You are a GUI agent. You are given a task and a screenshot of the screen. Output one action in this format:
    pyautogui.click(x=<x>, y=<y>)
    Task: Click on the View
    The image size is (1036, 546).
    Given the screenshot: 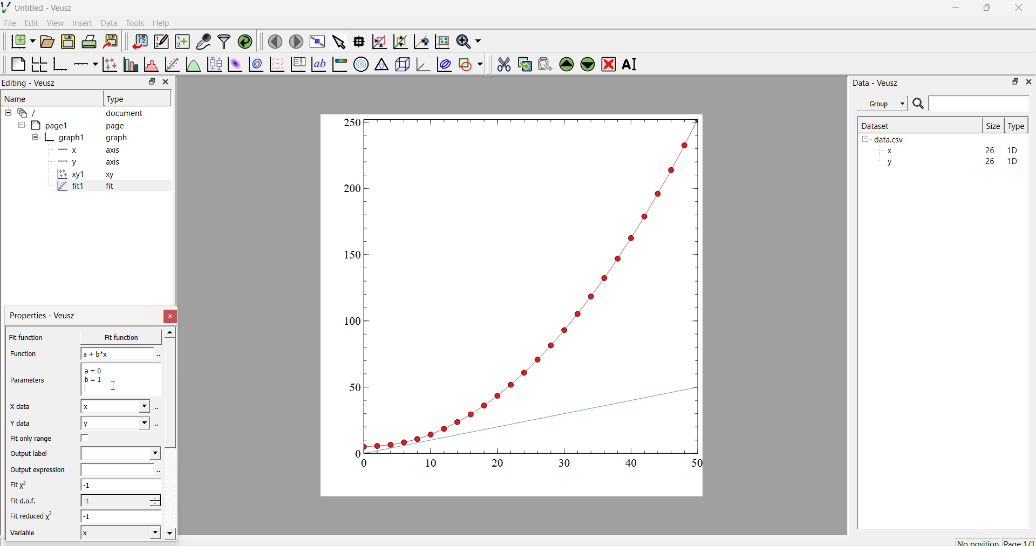 What is the action you would take?
    pyautogui.click(x=54, y=22)
    